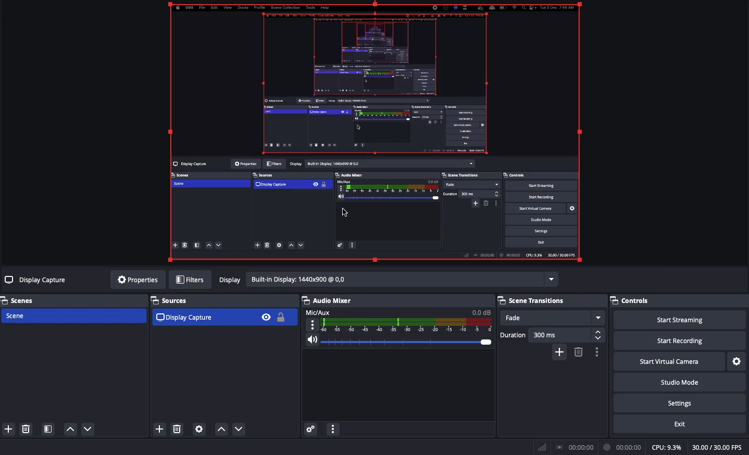 This screenshot has height=455, width=749. I want to click on Recording, so click(623, 447).